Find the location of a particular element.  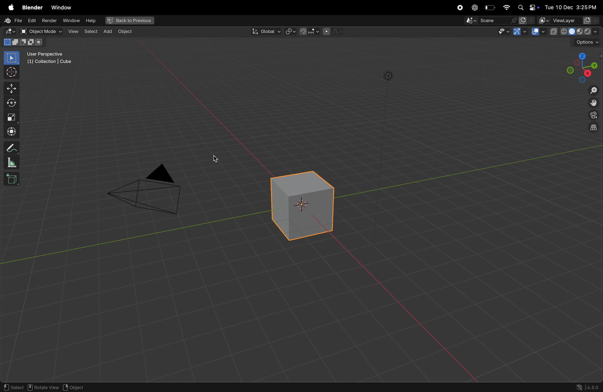

apple widgets is located at coordinates (528, 7).